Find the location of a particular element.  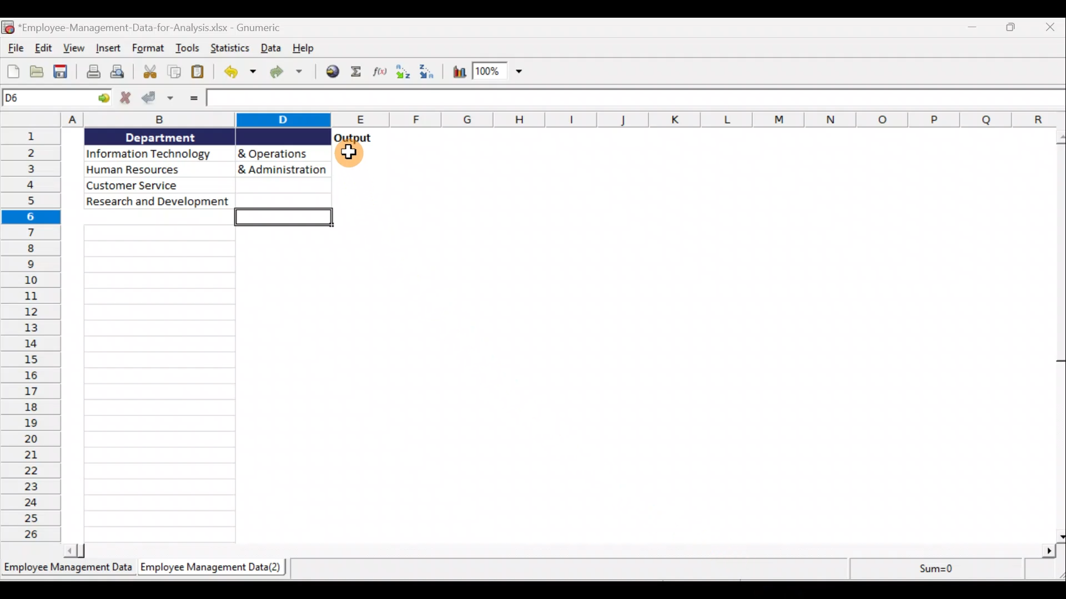

Accept change is located at coordinates (159, 100).